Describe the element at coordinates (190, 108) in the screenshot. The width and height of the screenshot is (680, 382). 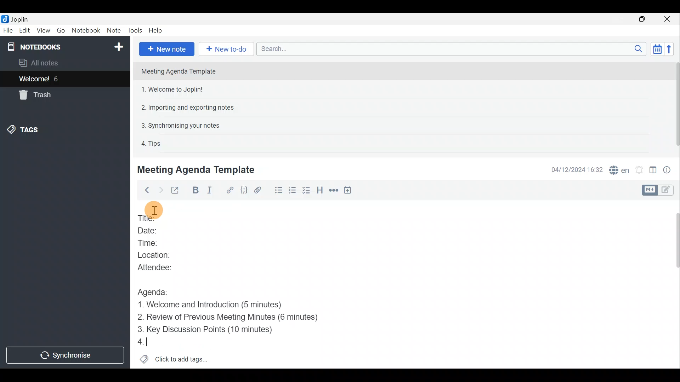
I see `2. Importing and exporting notes` at that location.